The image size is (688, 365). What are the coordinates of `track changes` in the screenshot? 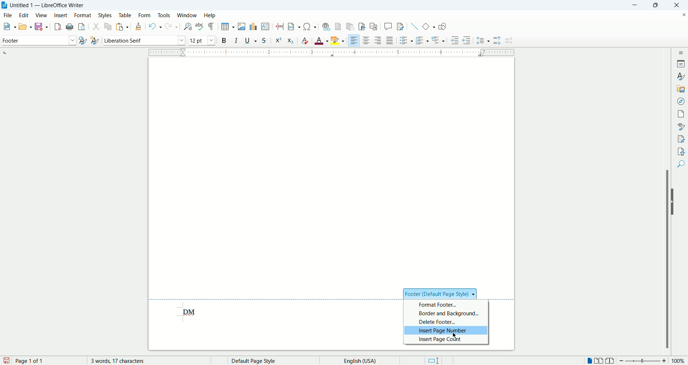 It's located at (400, 27).